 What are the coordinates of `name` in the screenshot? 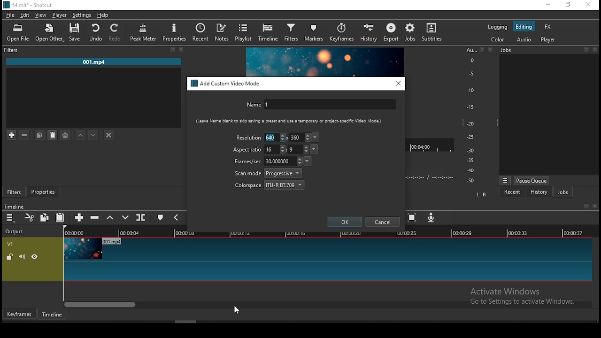 It's located at (320, 105).